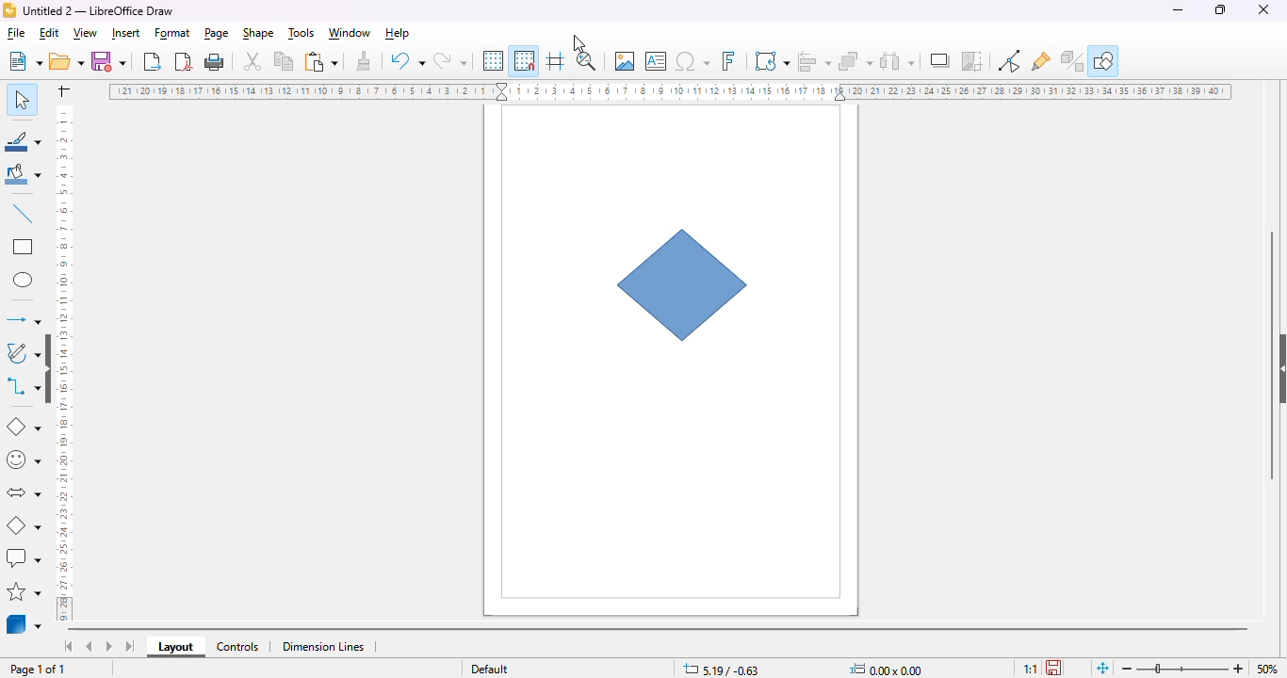 Image resolution: width=1287 pixels, height=678 pixels. What do you see at coordinates (218, 34) in the screenshot?
I see `page` at bounding box center [218, 34].